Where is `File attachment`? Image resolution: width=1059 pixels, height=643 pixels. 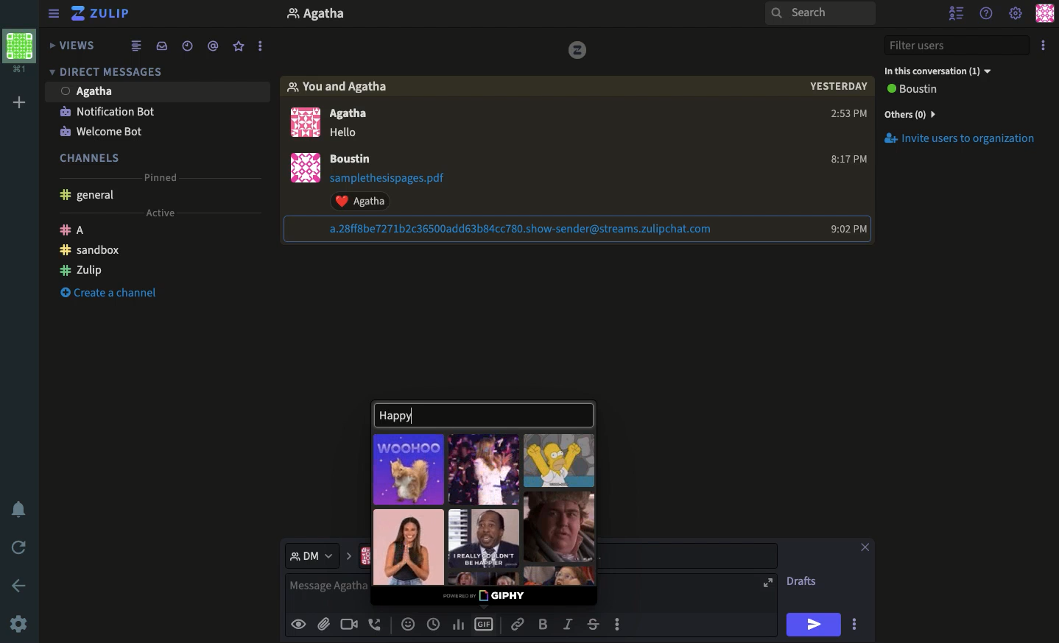
File attachment is located at coordinates (323, 624).